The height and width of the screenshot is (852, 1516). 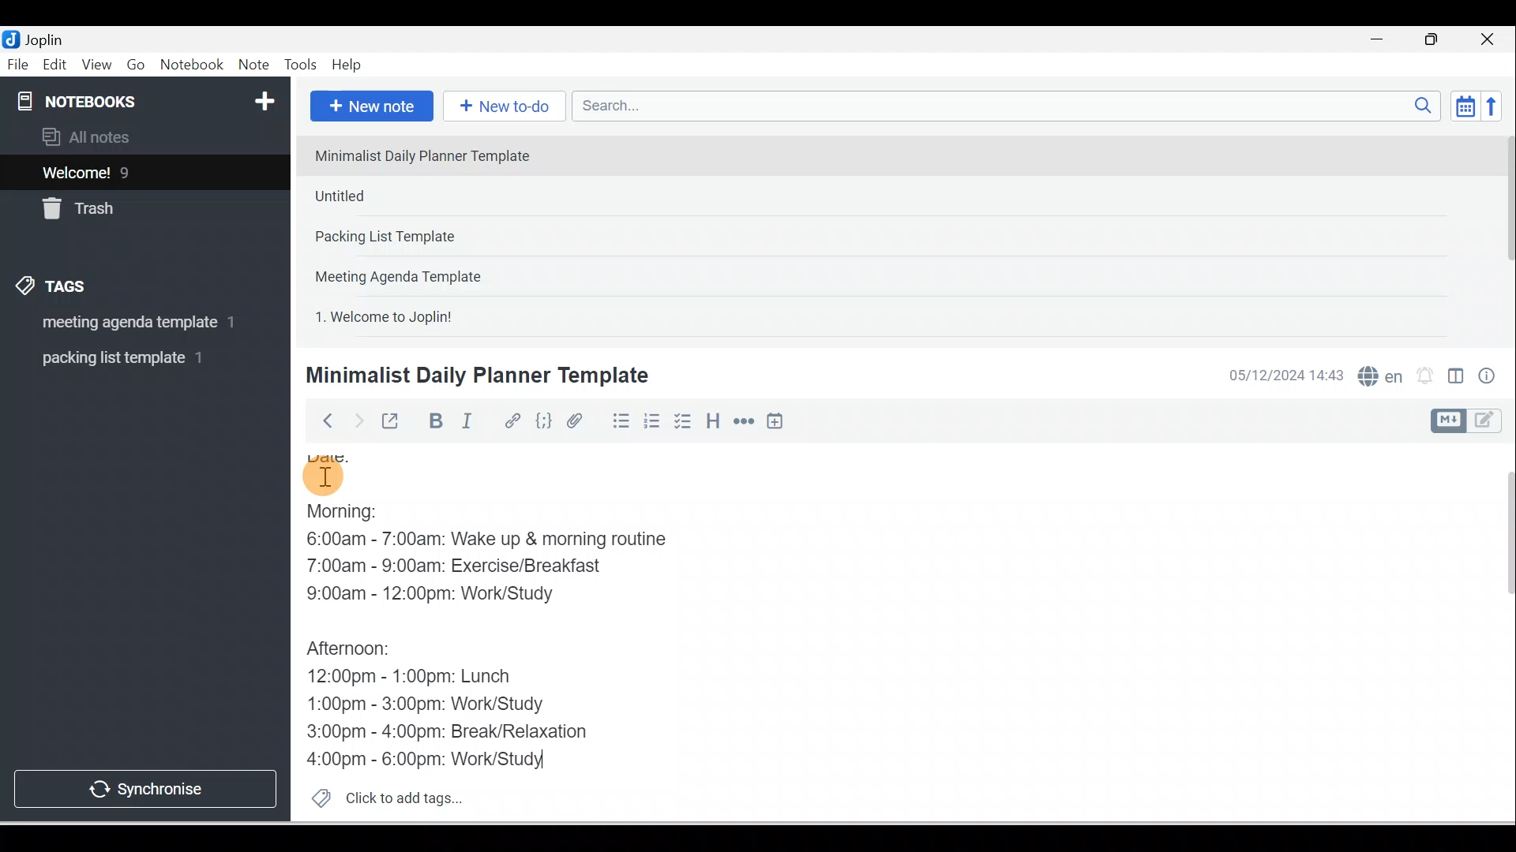 I want to click on Minimise, so click(x=1382, y=41).